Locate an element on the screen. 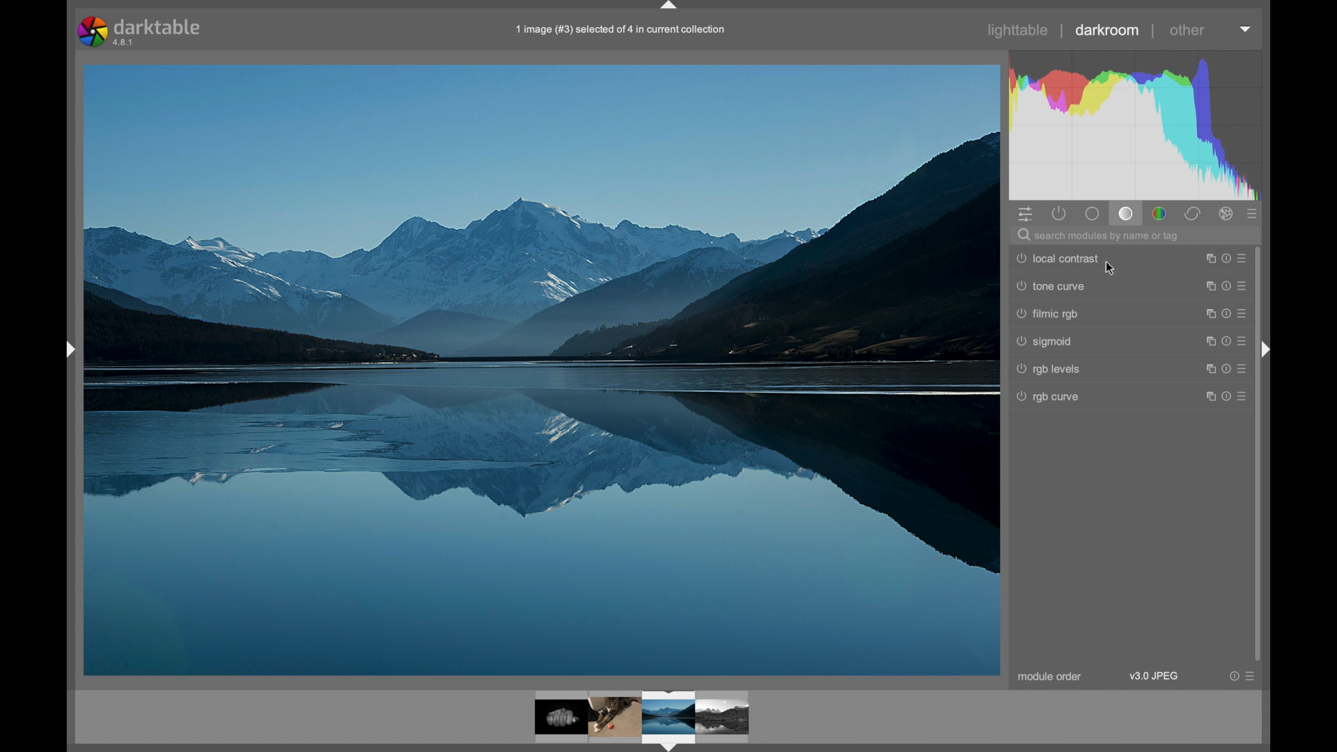 The width and height of the screenshot is (1337, 752). photo is located at coordinates (538, 370).